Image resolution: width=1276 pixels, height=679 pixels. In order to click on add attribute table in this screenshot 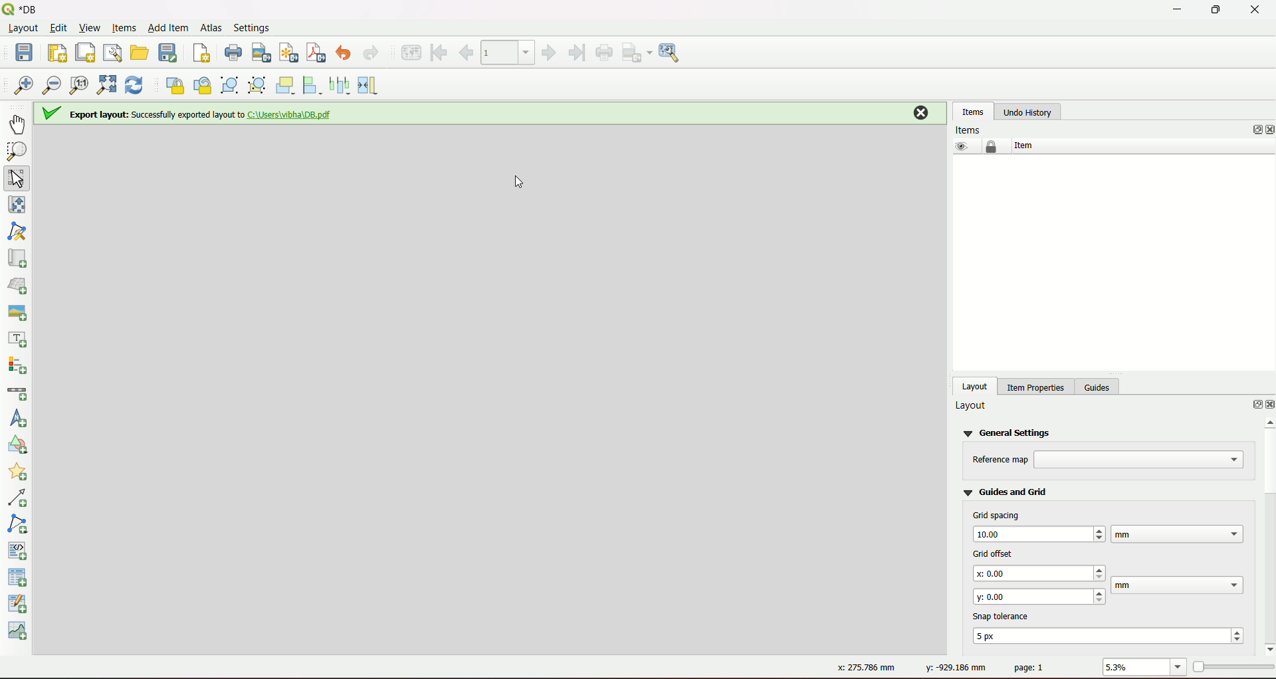, I will do `click(19, 605)`.